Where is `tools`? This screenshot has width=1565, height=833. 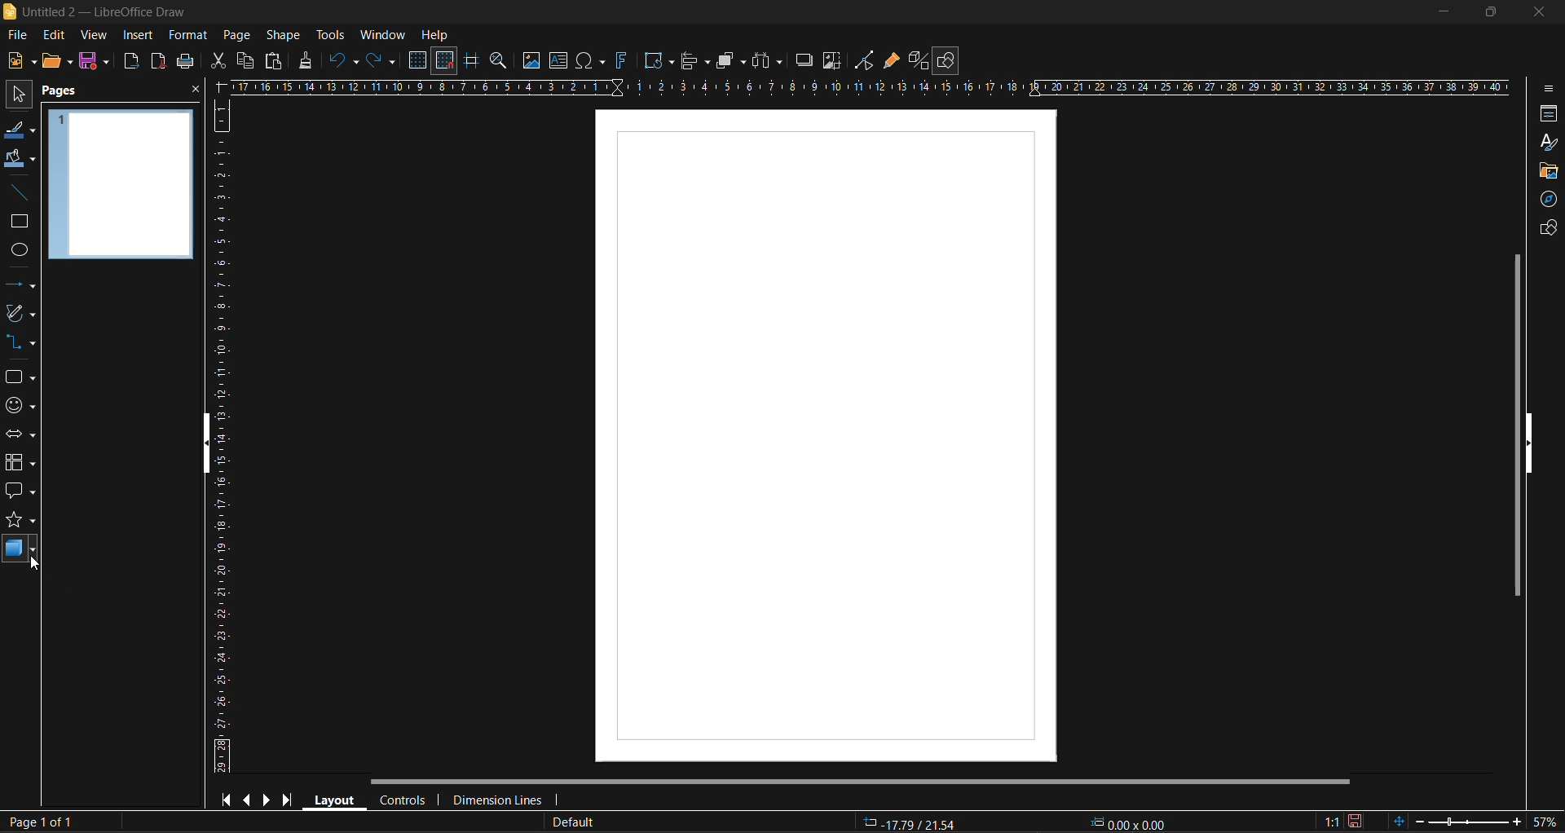
tools is located at coordinates (330, 34).